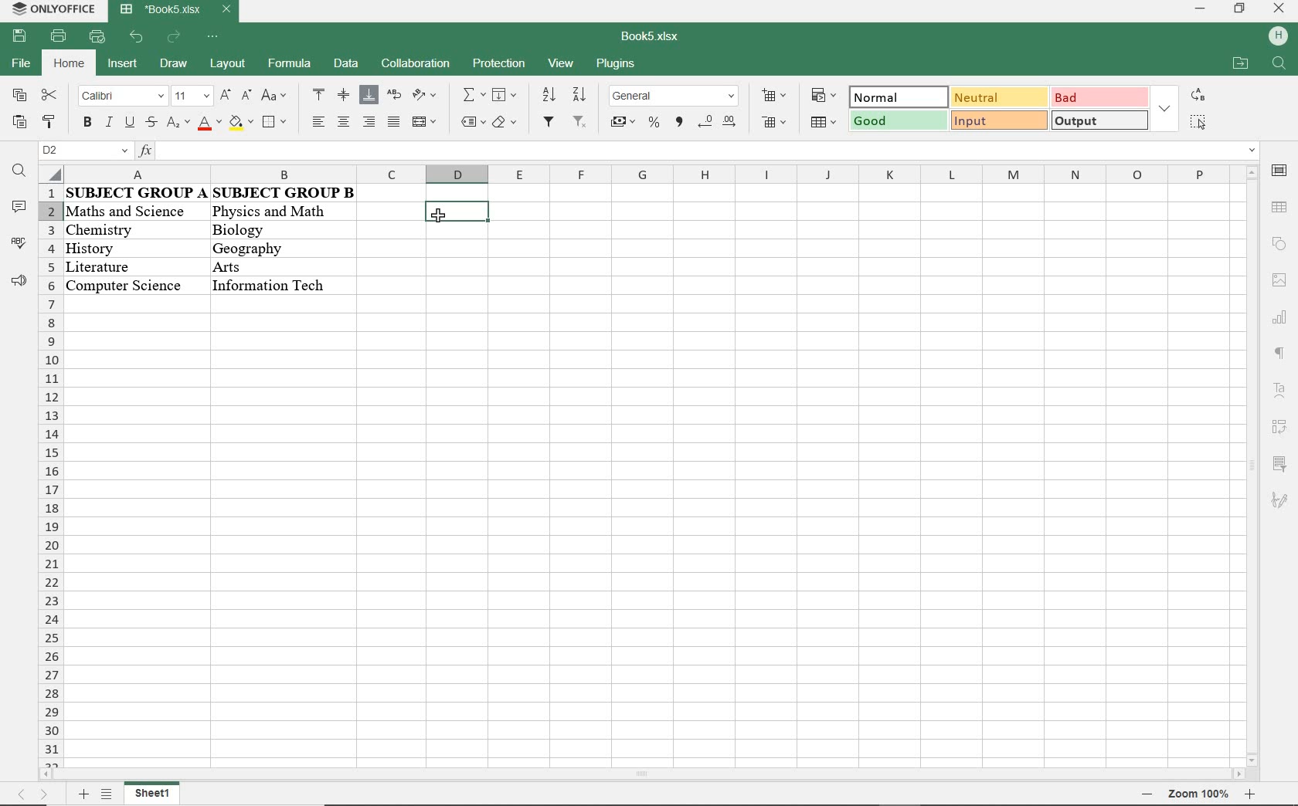 The image size is (1298, 806). Describe the element at coordinates (97, 37) in the screenshot. I see `customize quick access toolbar` at that location.